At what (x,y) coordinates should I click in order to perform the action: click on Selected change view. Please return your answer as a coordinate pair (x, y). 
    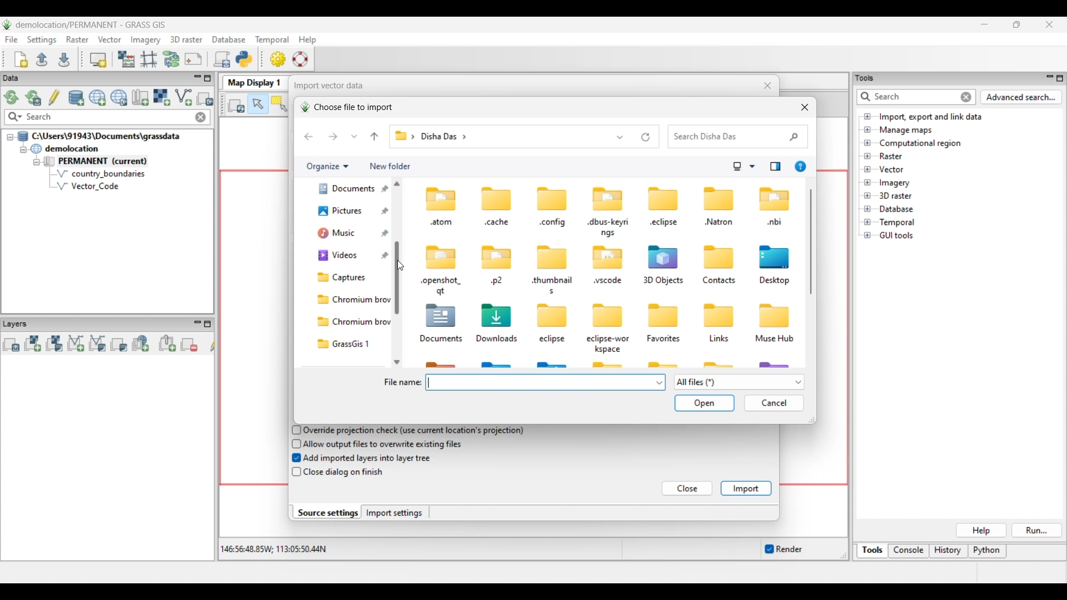
    Looking at the image, I should click on (737, 167).